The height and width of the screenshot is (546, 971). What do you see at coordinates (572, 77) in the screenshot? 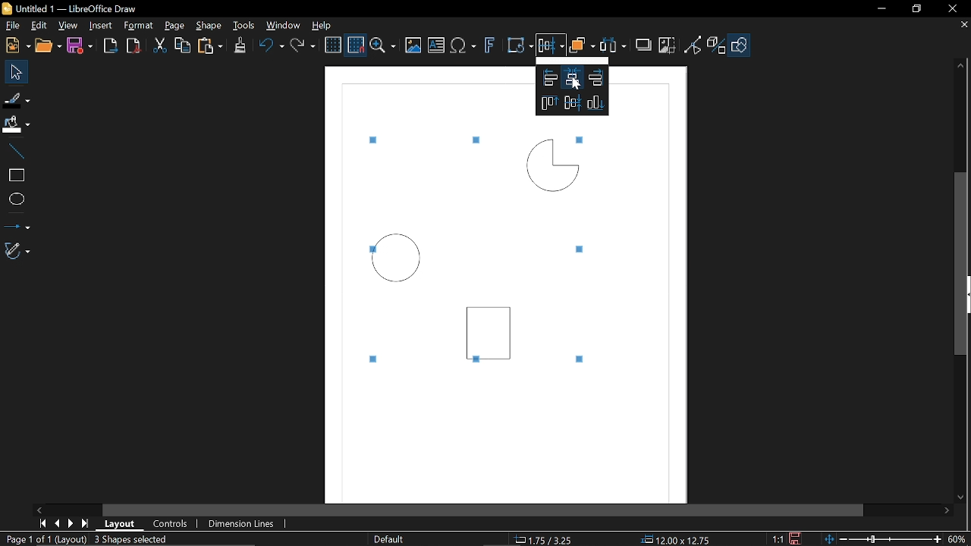
I see `Align vertically` at bounding box center [572, 77].